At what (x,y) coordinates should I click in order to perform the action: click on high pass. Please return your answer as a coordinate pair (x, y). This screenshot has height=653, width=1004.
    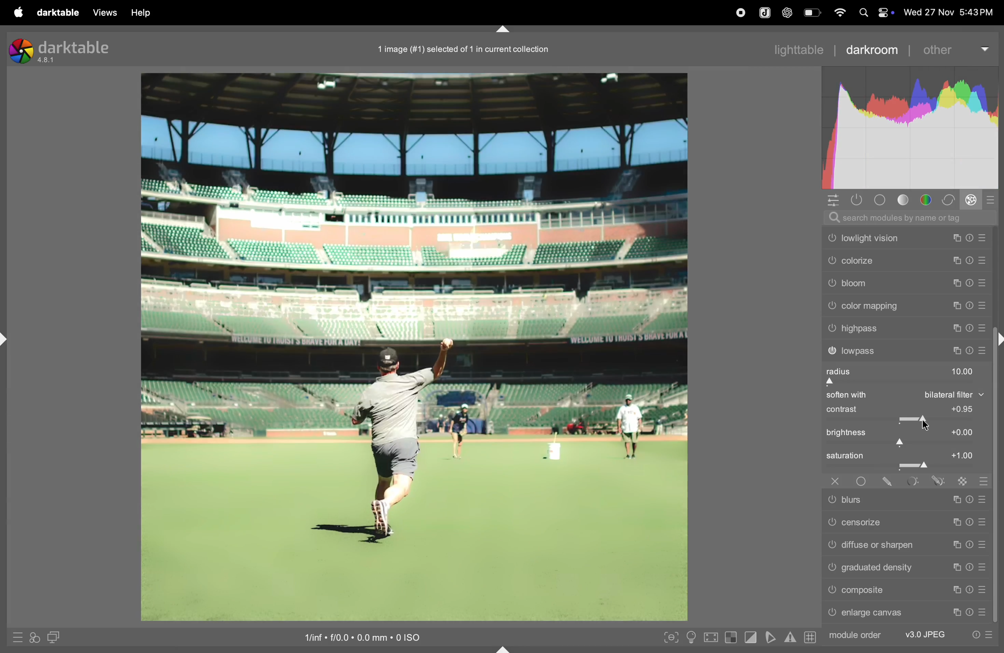
    Looking at the image, I should click on (905, 328).